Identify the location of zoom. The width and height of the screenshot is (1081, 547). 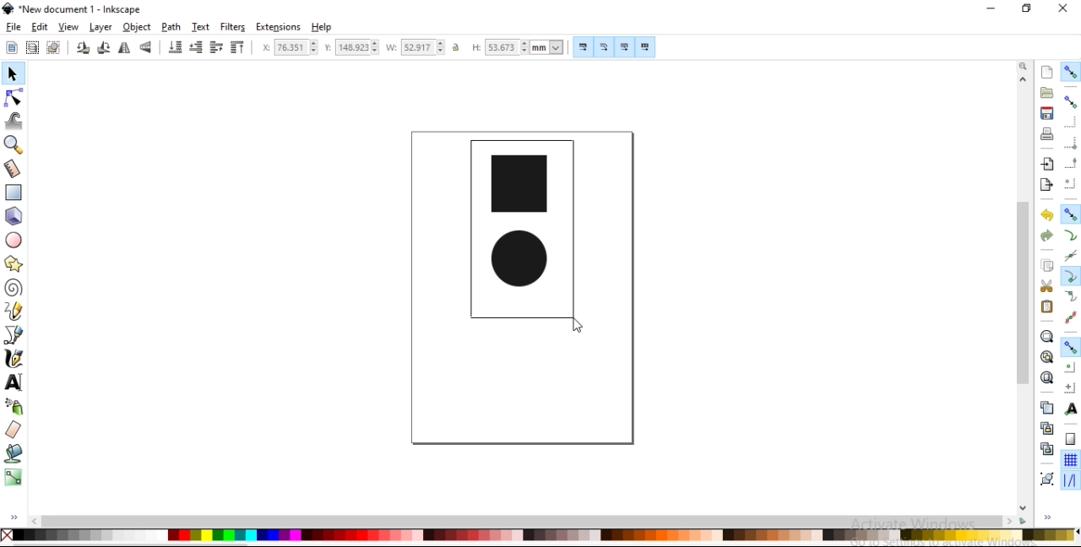
(1025, 67).